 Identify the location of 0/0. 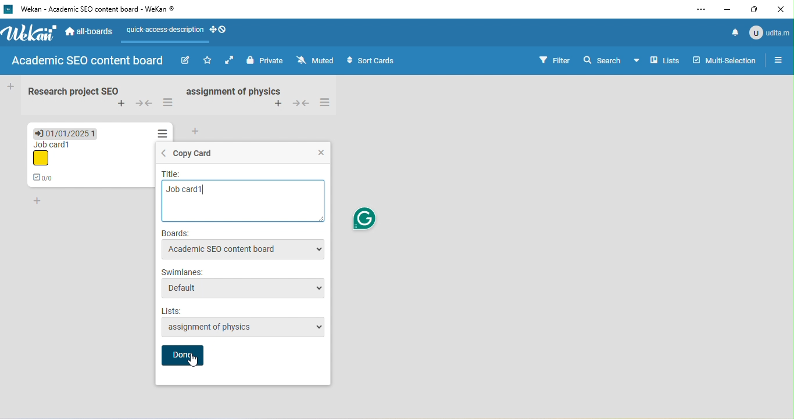
(47, 178).